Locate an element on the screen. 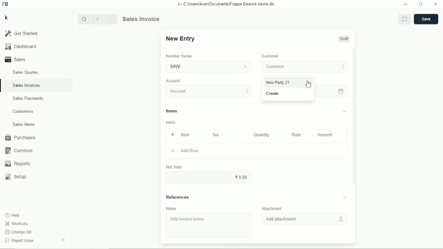 The image size is (443, 249). k - C\Users\Acer\Documents\Frappe Books\k books db is located at coordinates (227, 4).